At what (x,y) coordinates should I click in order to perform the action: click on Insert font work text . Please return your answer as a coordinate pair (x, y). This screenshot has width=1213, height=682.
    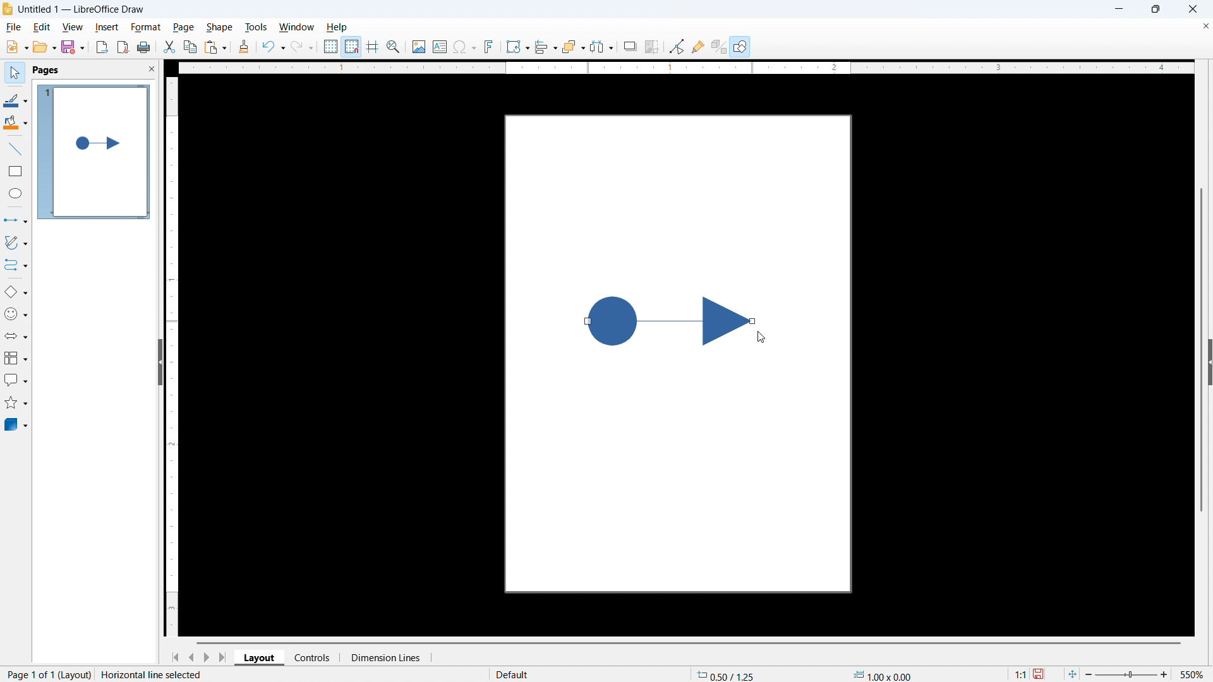
    Looking at the image, I should click on (489, 46).